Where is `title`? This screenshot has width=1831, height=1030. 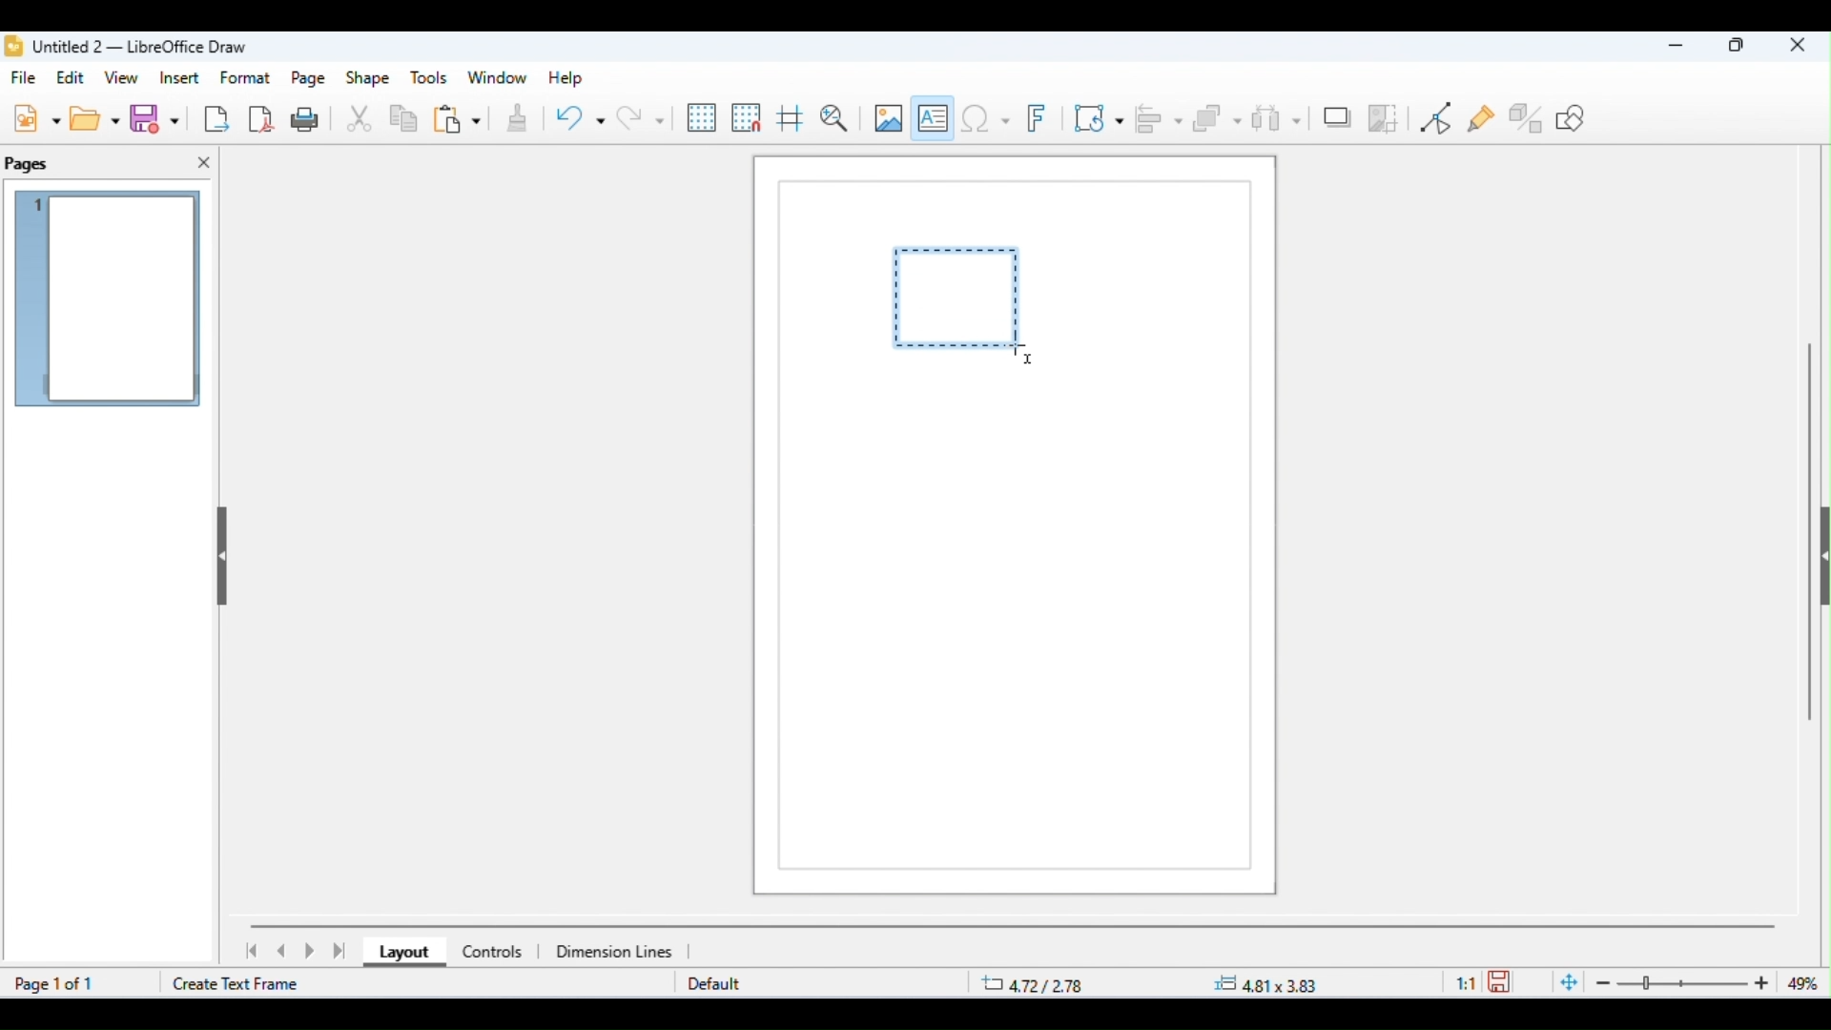 title is located at coordinates (127, 47).